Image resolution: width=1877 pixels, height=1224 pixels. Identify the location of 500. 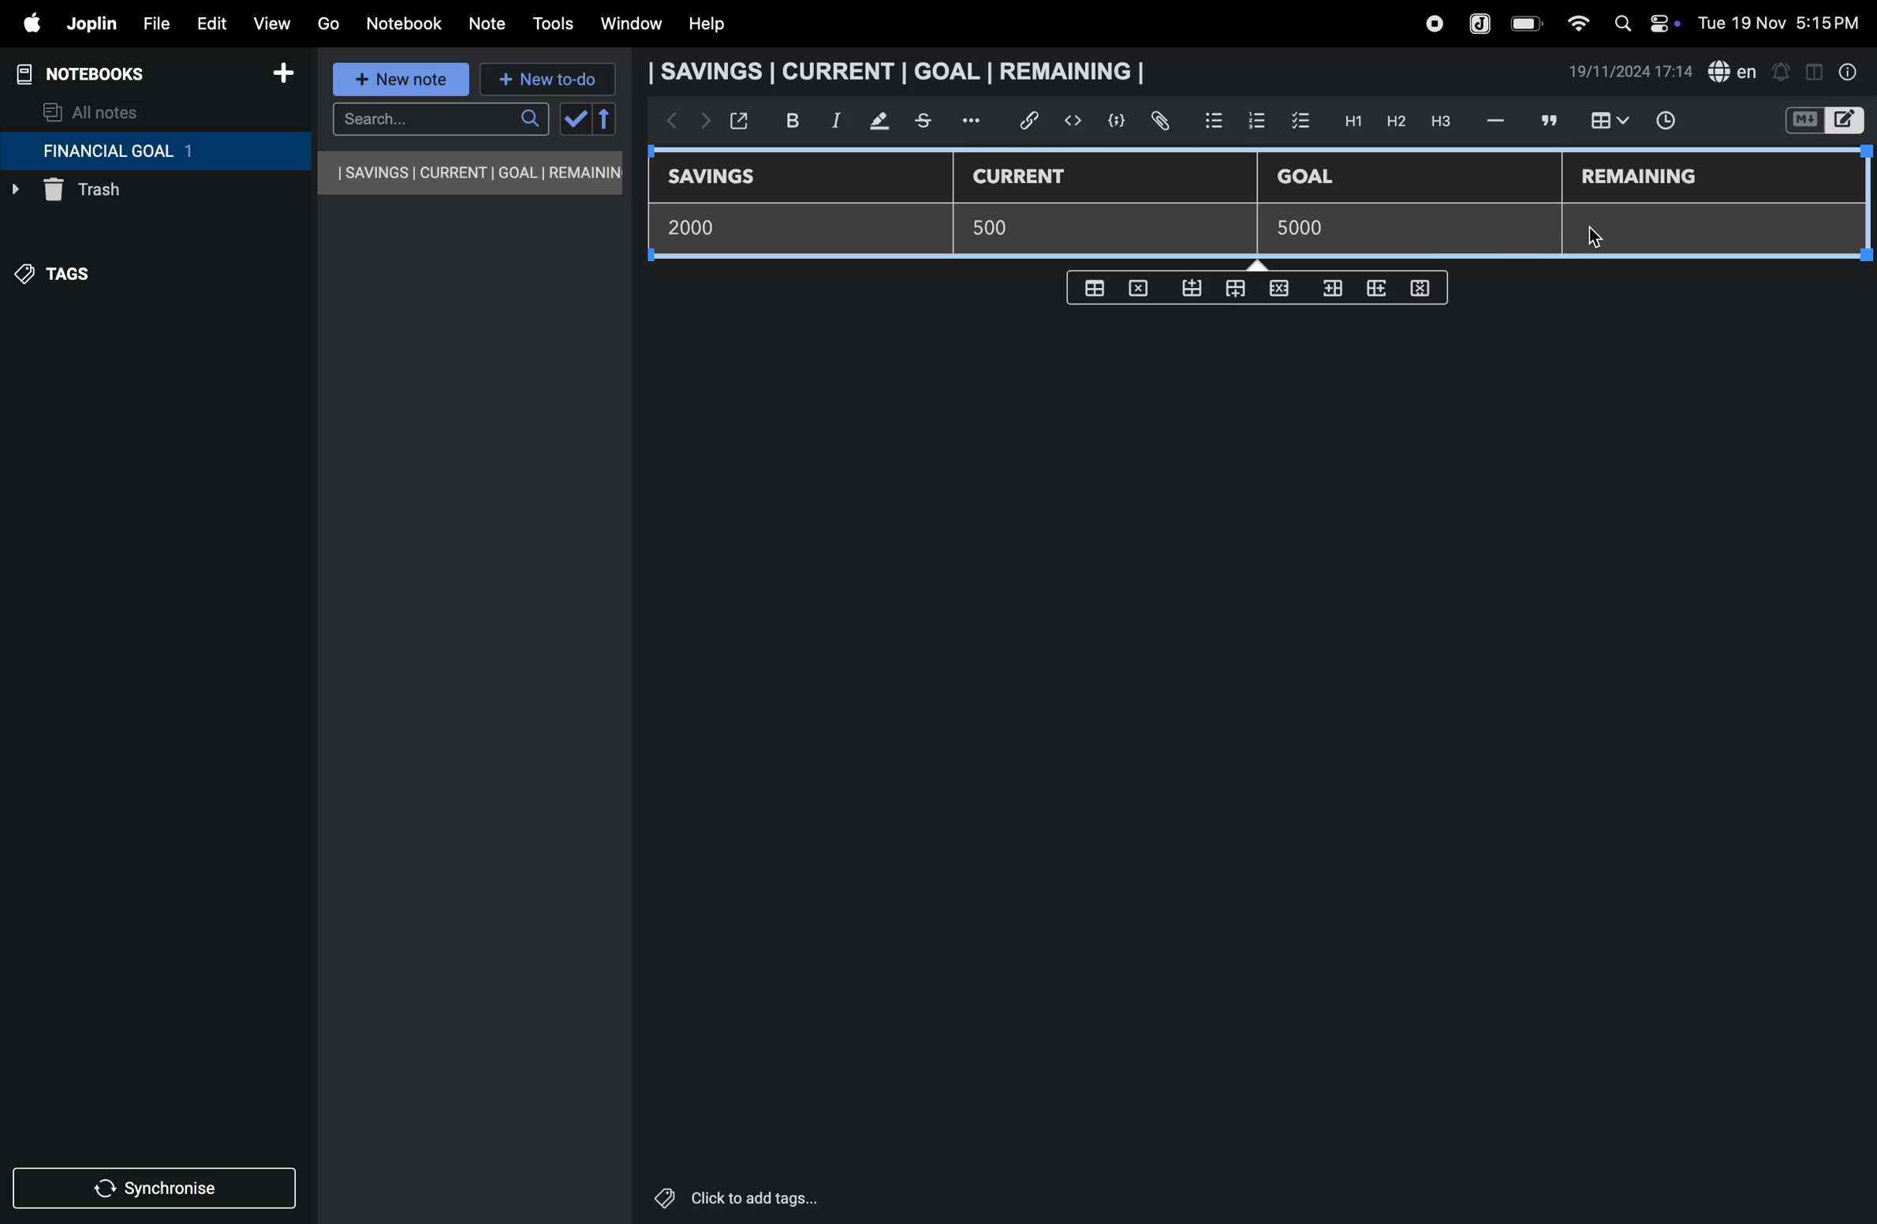
(1296, 229).